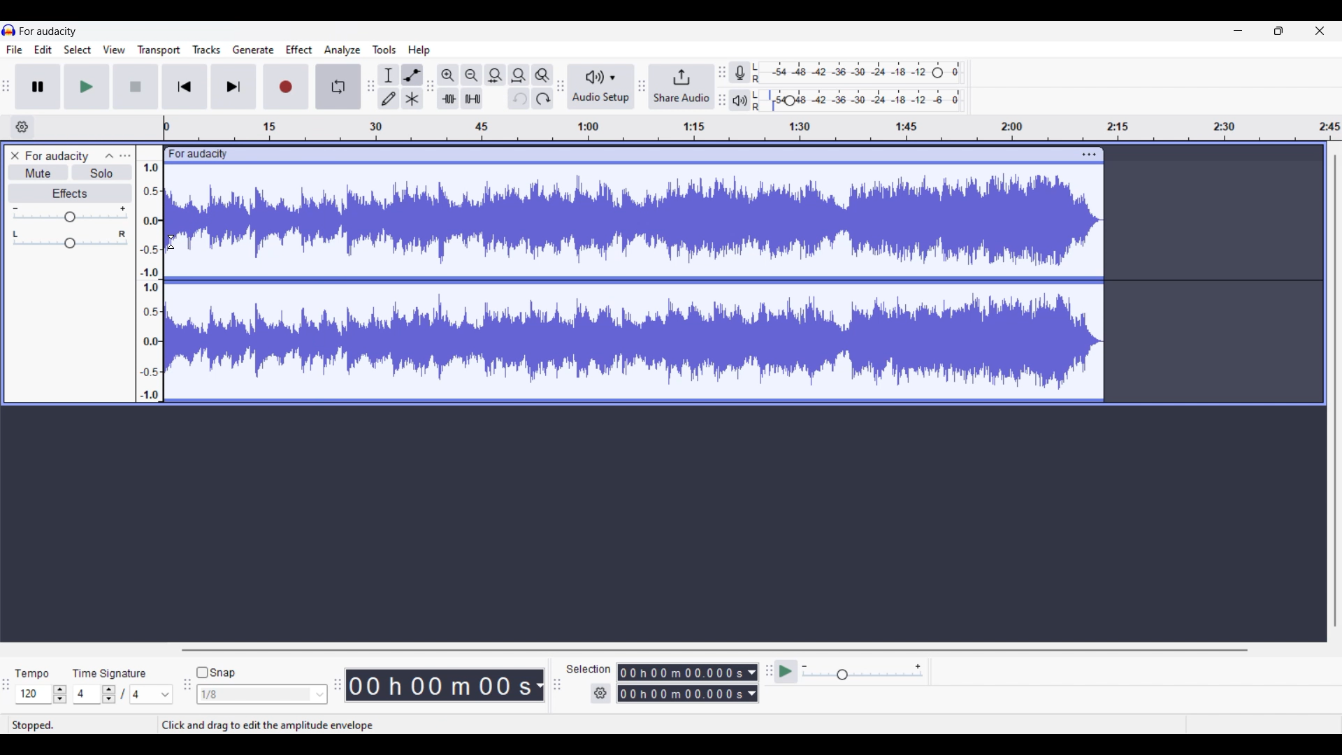 The width and height of the screenshot is (1342, 755). What do you see at coordinates (601, 693) in the screenshot?
I see `Settings` at bounding box center [601, 693].